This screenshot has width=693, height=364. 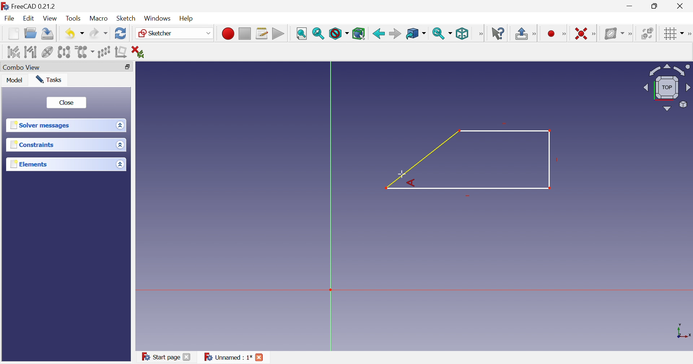 What do you see at coordinates (138, 51) in the screenshot?
I see `Delete all constraints` at bounding box center [138, 51].